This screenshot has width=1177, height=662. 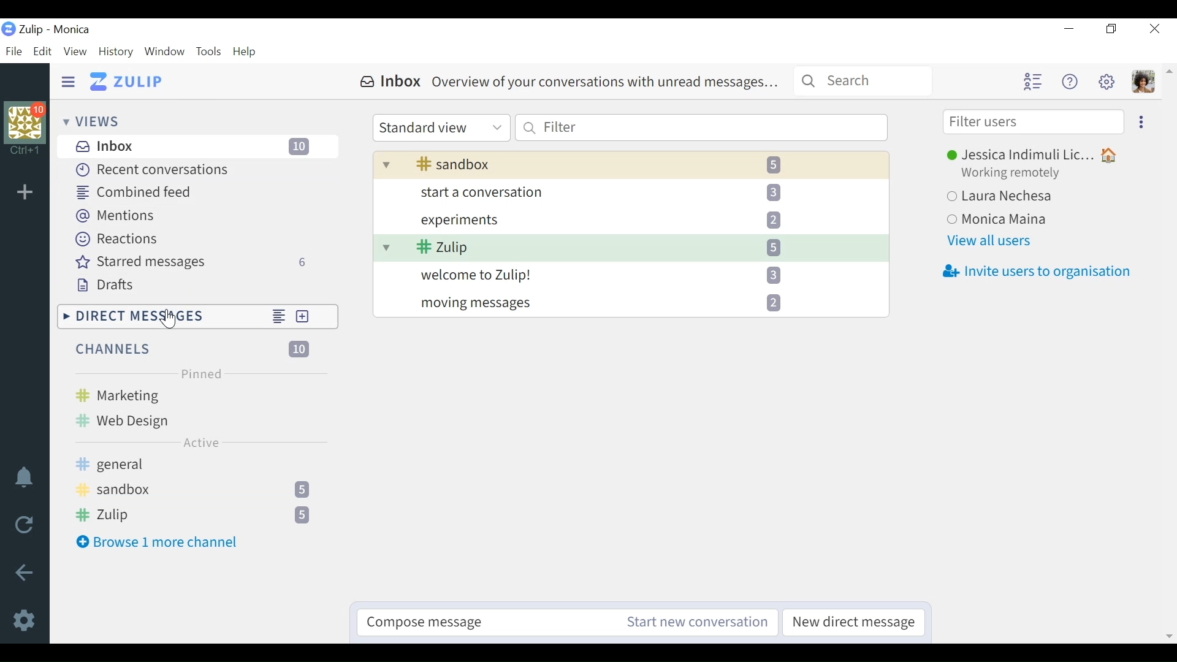 What do you see at coordinates (313, 317) in the screenshot?
I see `New direct message` at bounding box center [313, 317].